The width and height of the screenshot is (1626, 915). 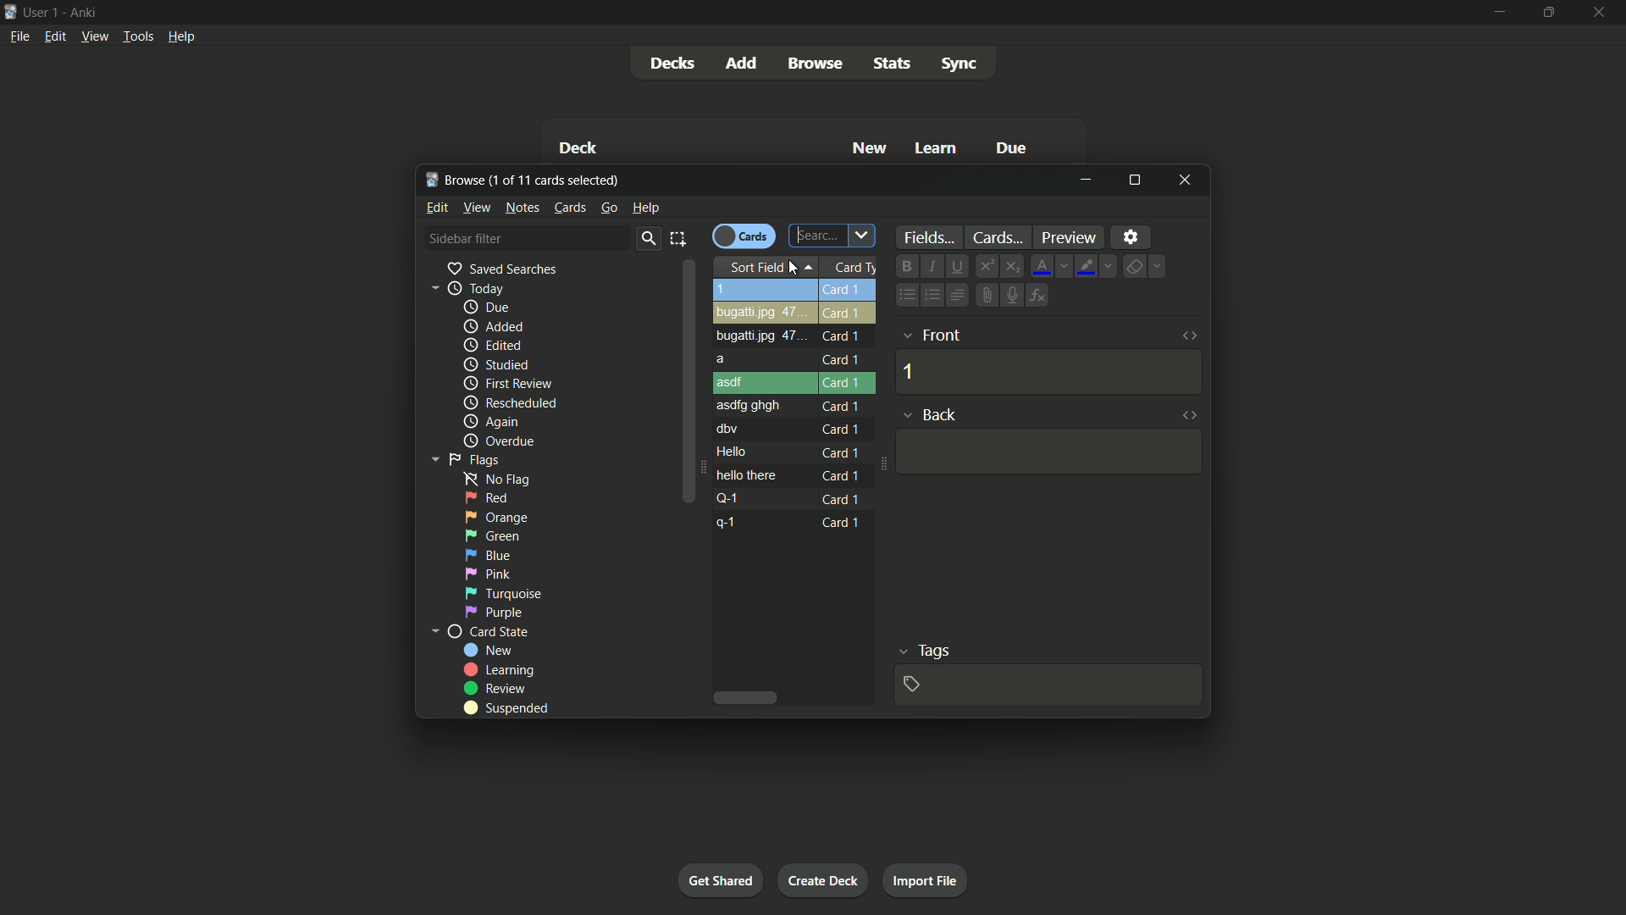 I want to click on view menu, so click(x=97, y=36).